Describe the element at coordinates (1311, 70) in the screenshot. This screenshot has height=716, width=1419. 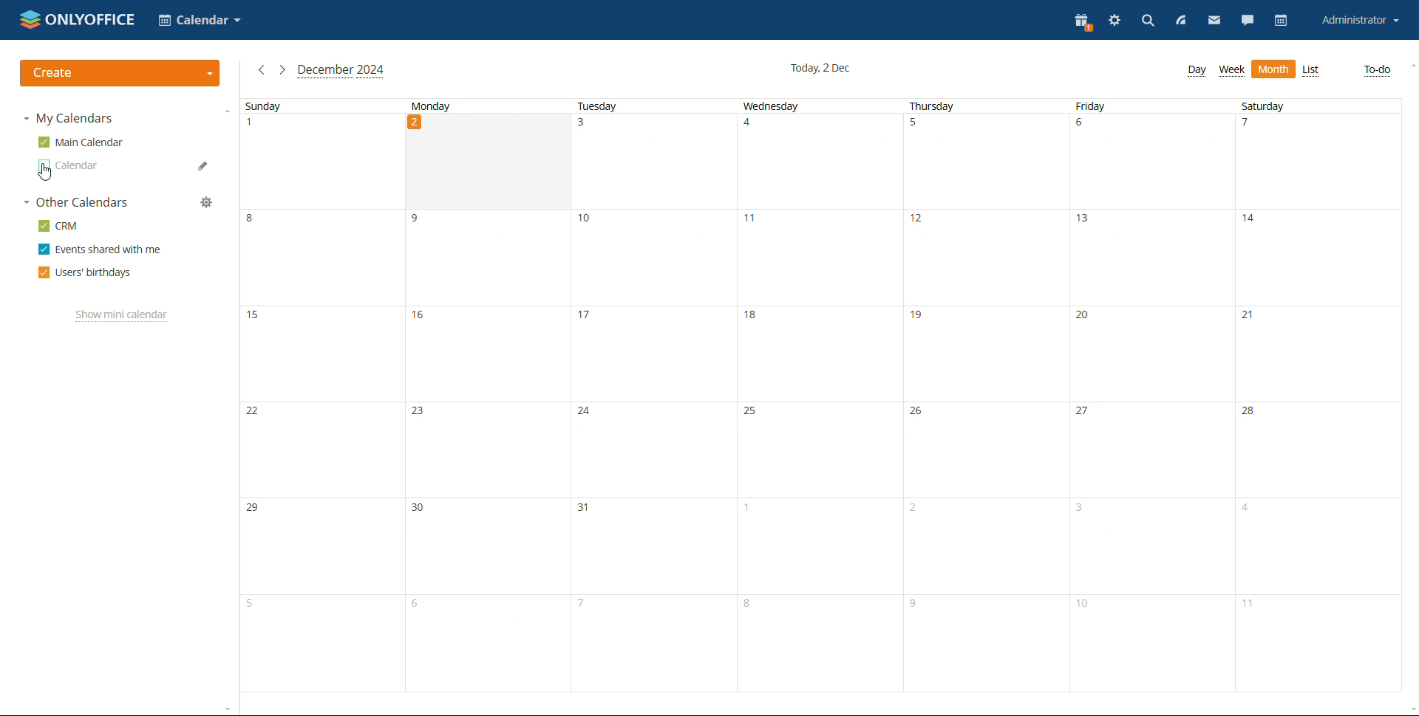
I see `list view` at that location.